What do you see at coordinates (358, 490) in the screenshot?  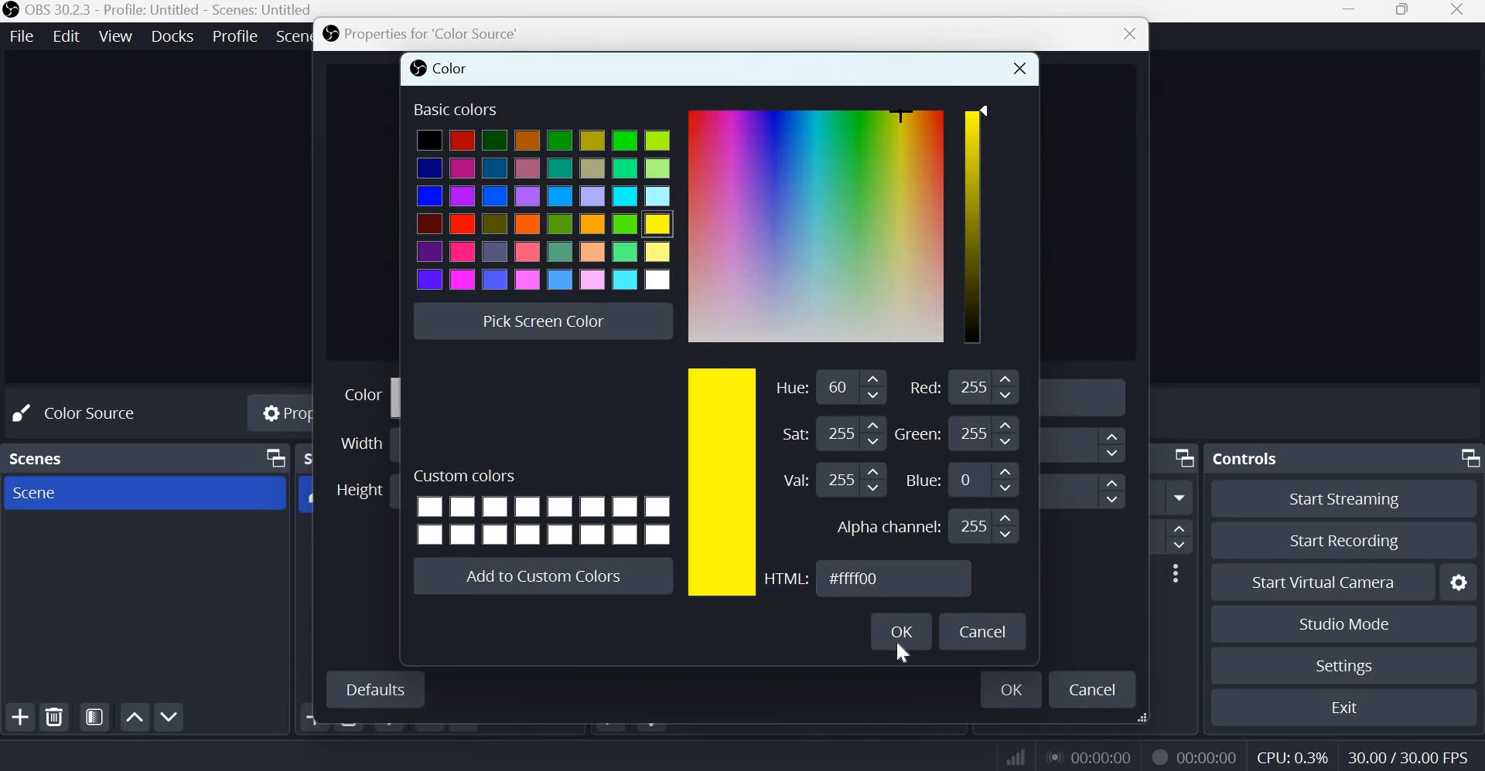 I see `Height` at bounding box center [358, 490].